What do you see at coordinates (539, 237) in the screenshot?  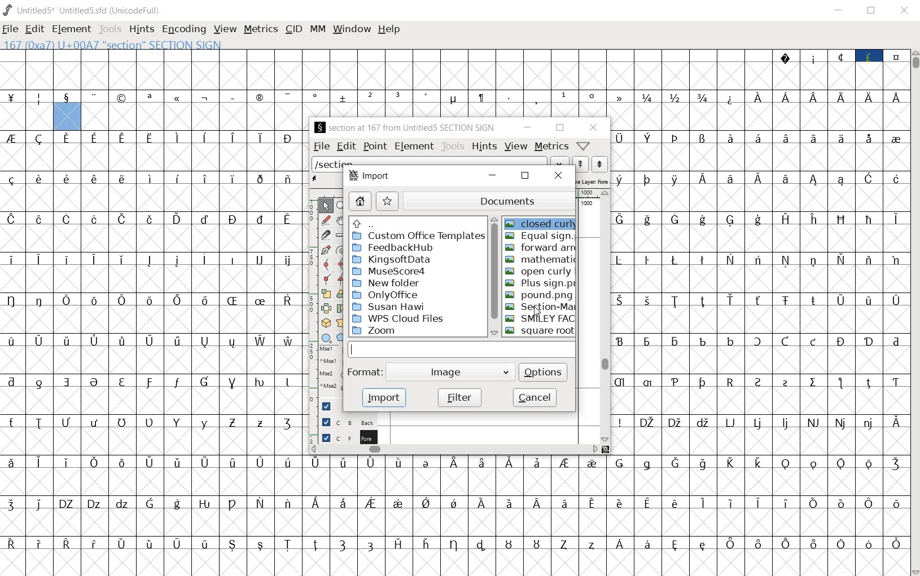 I see `EQUAL SIGN.PNG` at bounding box center [539, 237].